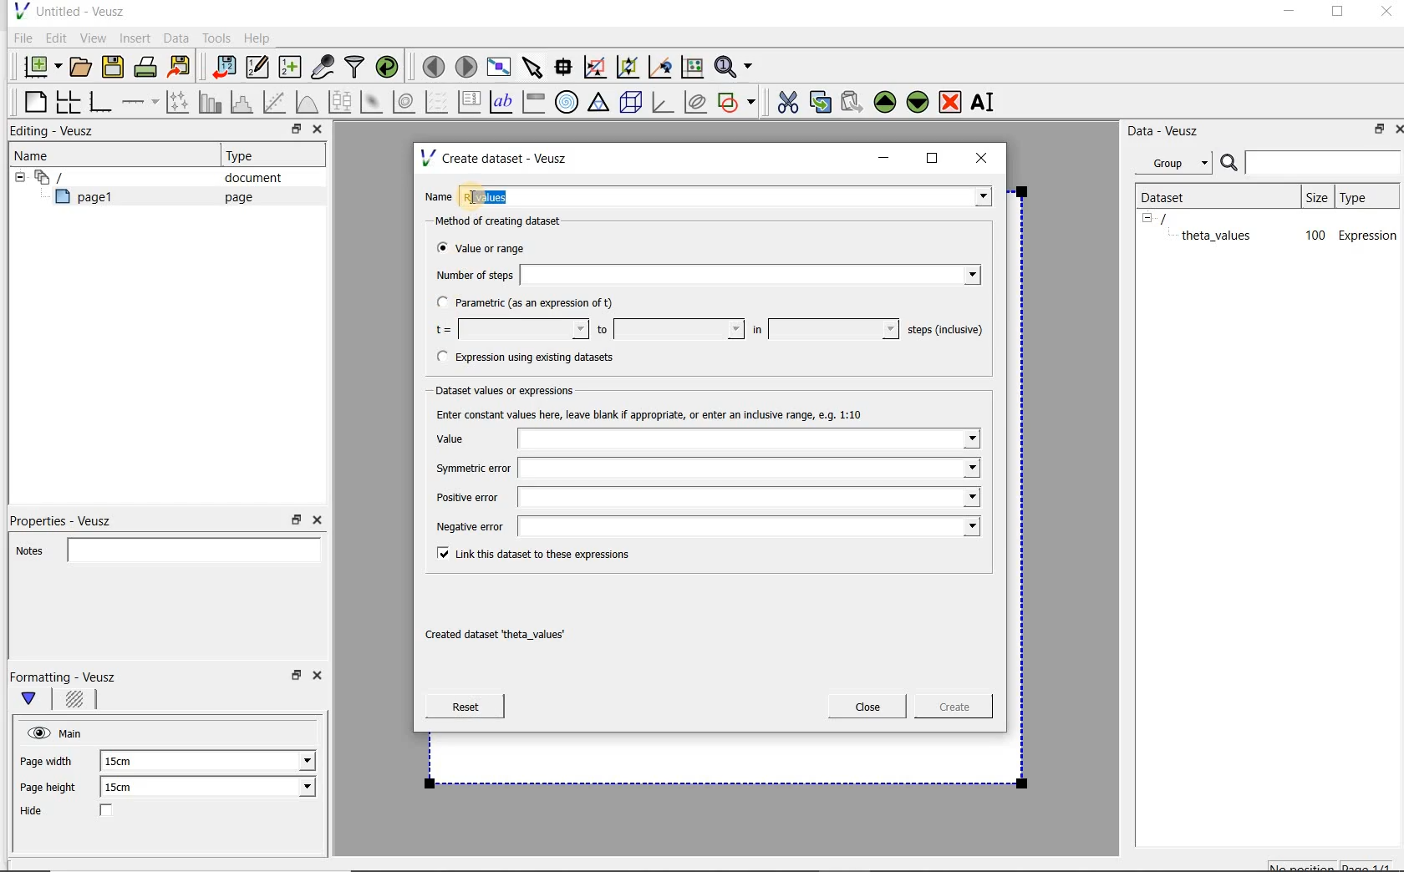 The width and height of the screenshot is (1404, 872). Describe the element at coordinates (738, 100) in the screenshot. I see `add a shape to the plot` at that location.